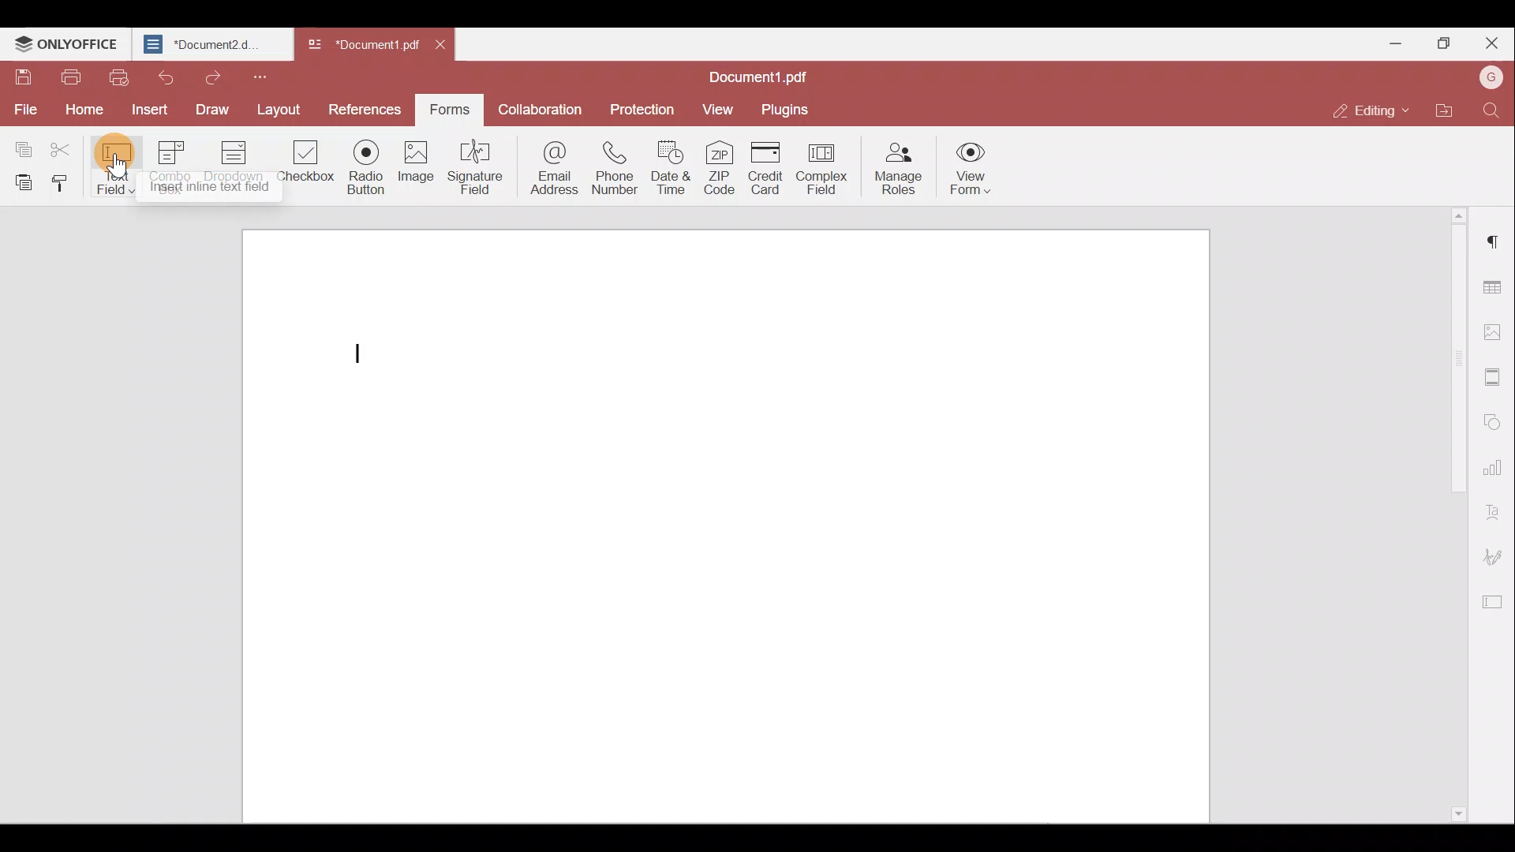  I want to click on Home, so click(88, 108).